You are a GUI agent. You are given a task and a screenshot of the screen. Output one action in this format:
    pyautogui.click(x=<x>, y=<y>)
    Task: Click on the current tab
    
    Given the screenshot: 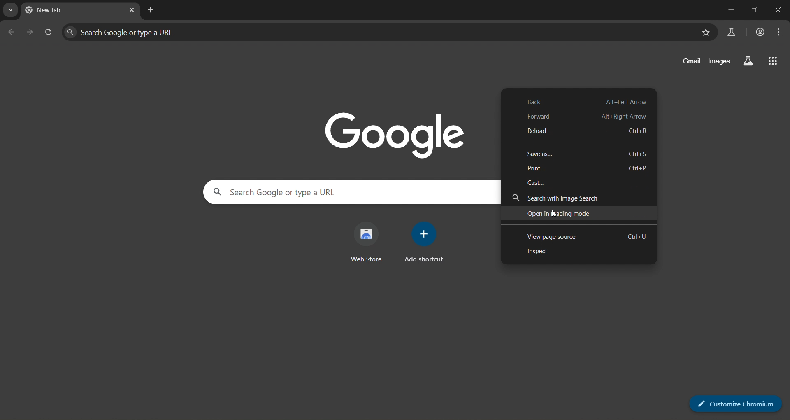 What is the action you would take?
    pyautogui.click(x=65, y=12)
    